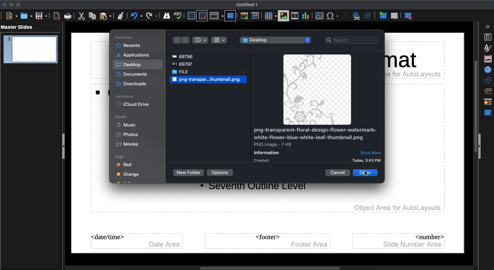 The height and width of the screenshot is (270, 494). Describe the element at coordinates (12, 16) in the screenshot. I see `New` at that location.